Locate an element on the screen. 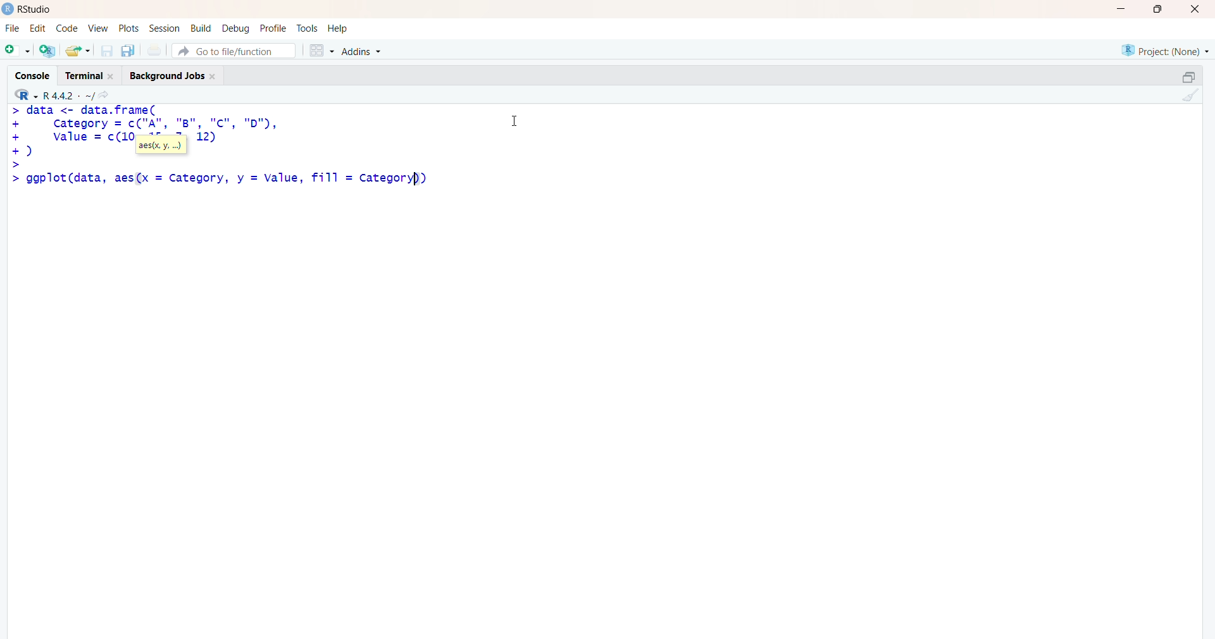 Image resolution: width=1215 pixels, height=639 pixels. Cursor is located at coordinates (515, 119).